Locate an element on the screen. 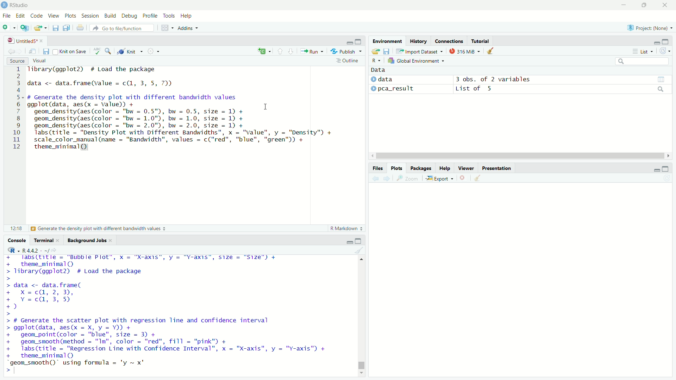  minimize is located at coordinates (656, 170).